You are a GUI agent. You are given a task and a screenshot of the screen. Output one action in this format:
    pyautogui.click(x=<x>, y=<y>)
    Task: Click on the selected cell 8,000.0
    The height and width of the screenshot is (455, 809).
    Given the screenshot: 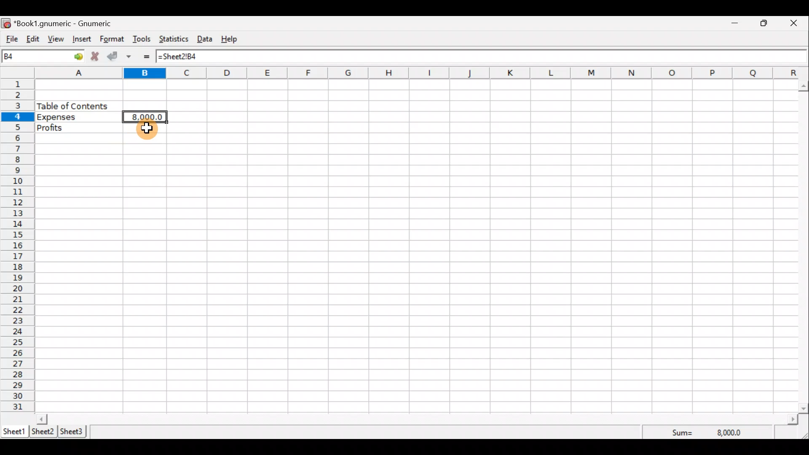 What is the action you would take?
    pyautogui.click(x=147, y=116)
    